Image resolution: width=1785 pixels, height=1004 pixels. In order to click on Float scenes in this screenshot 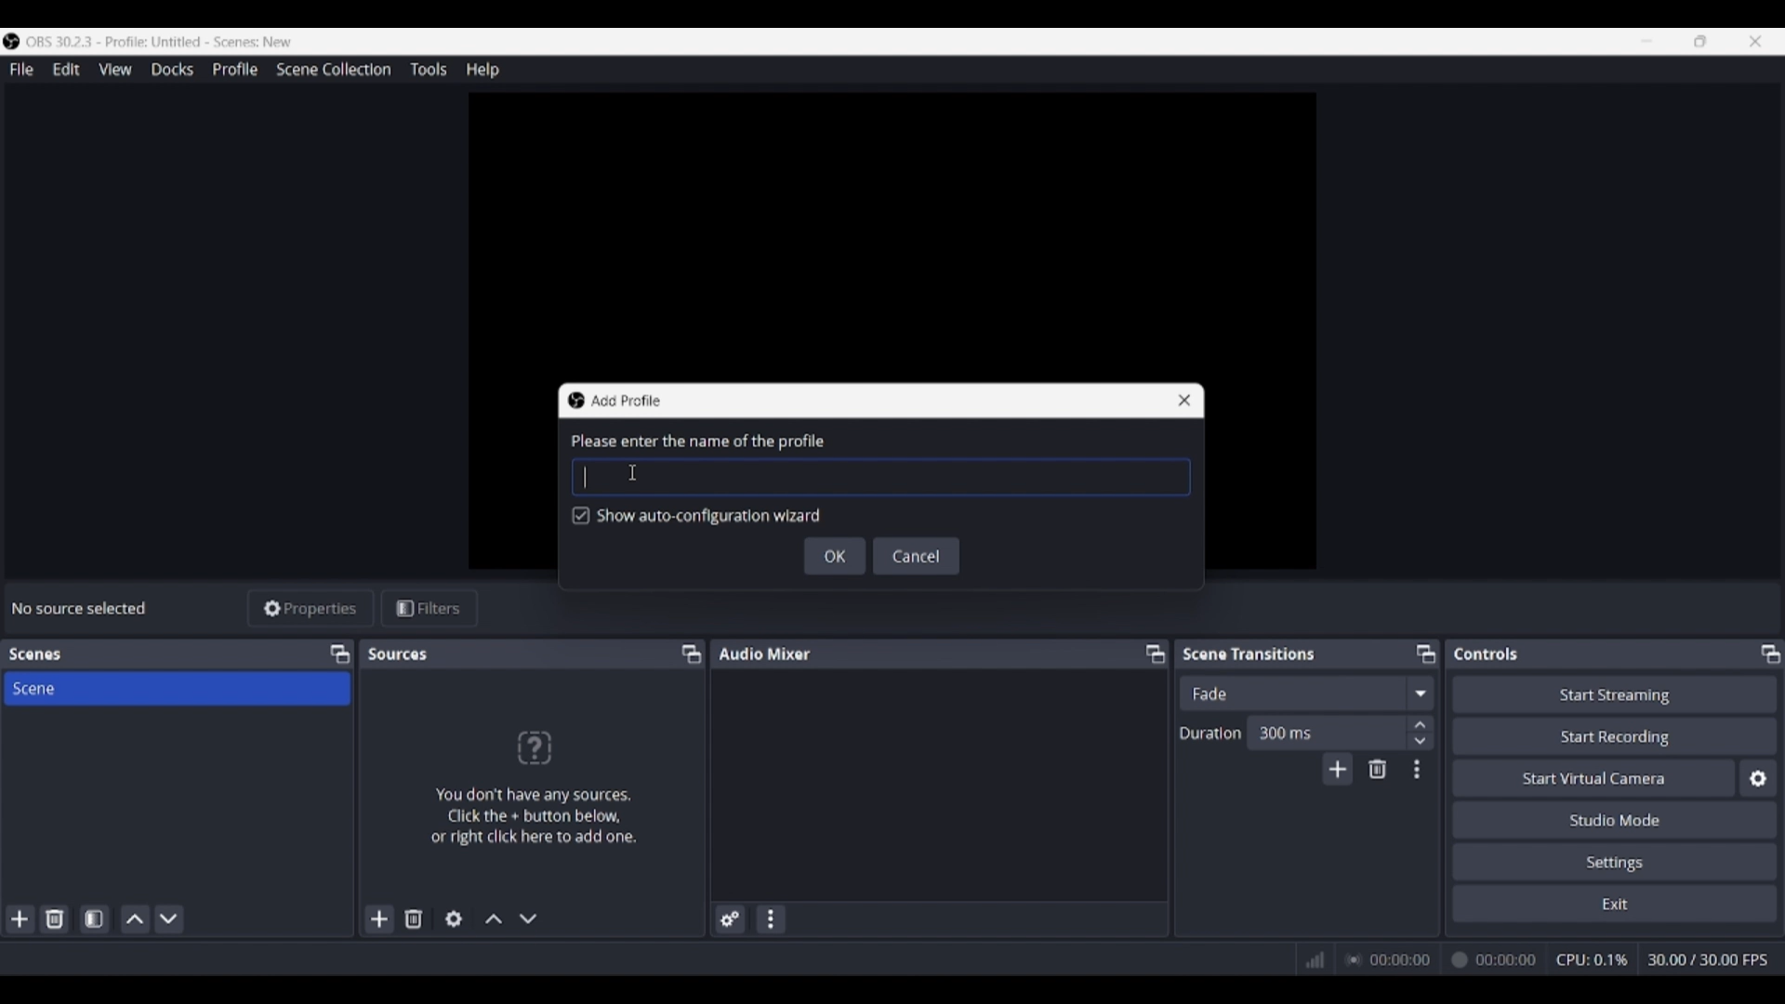, I will do `click(339, 654)`.